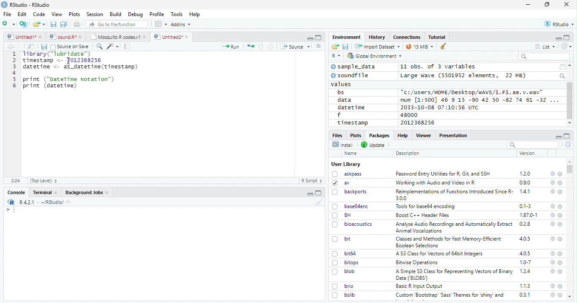 The image size is (577, 303). What do you see at coordinates (112, 46) in the screenshot?
I see `Code tools` at bounding box center [112, 46].